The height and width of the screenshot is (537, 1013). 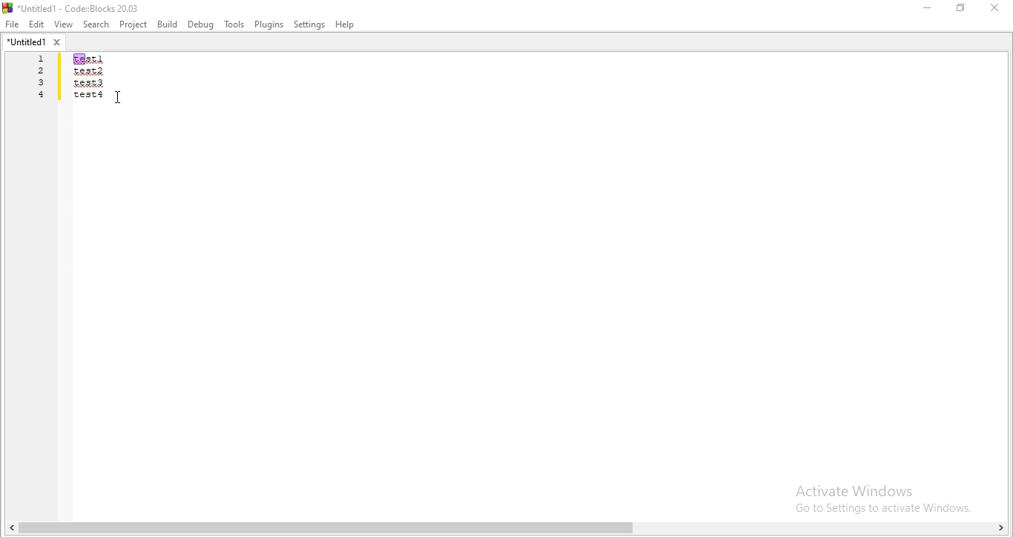 What do you see at coordinates (63, 24) in the screenshot?
I see `View ` at bounding box center [63, 24].